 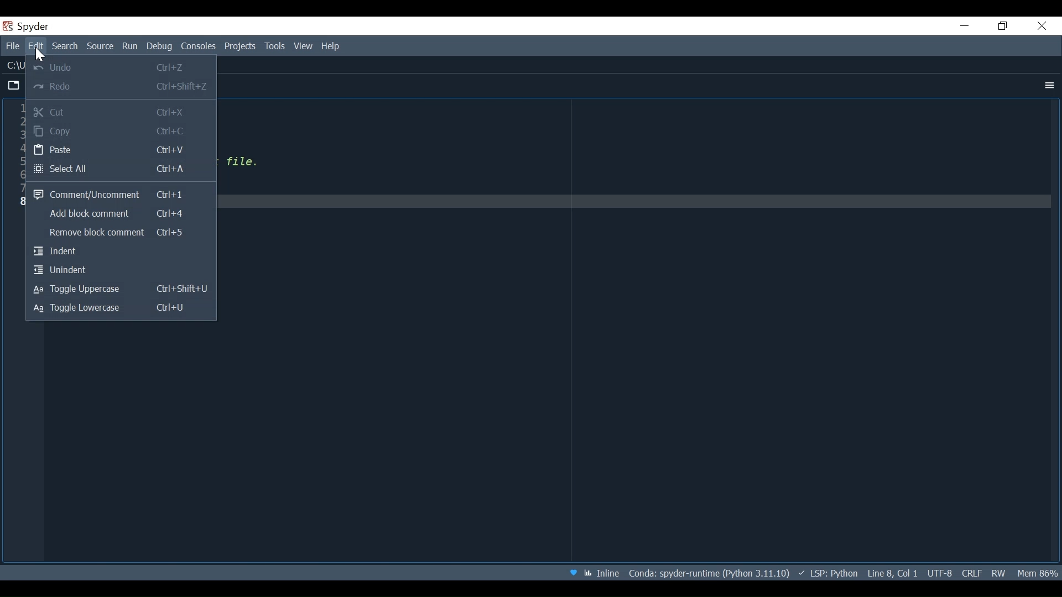 I want to click on File Encoding, so click(x=940, y=572).